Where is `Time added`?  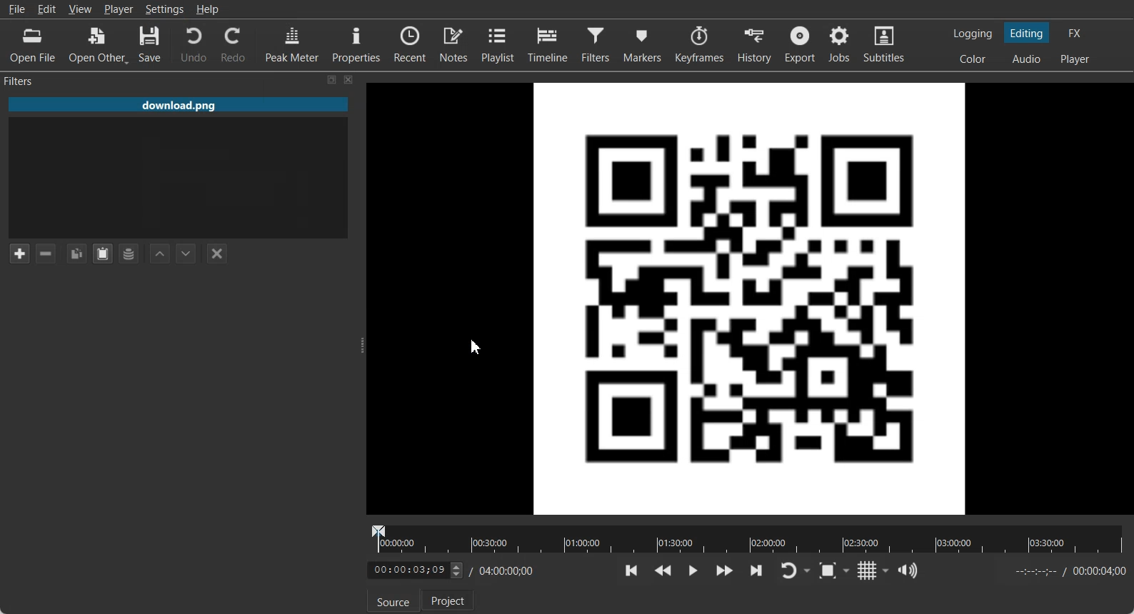 Time added is located at coordinates (1099, 570).